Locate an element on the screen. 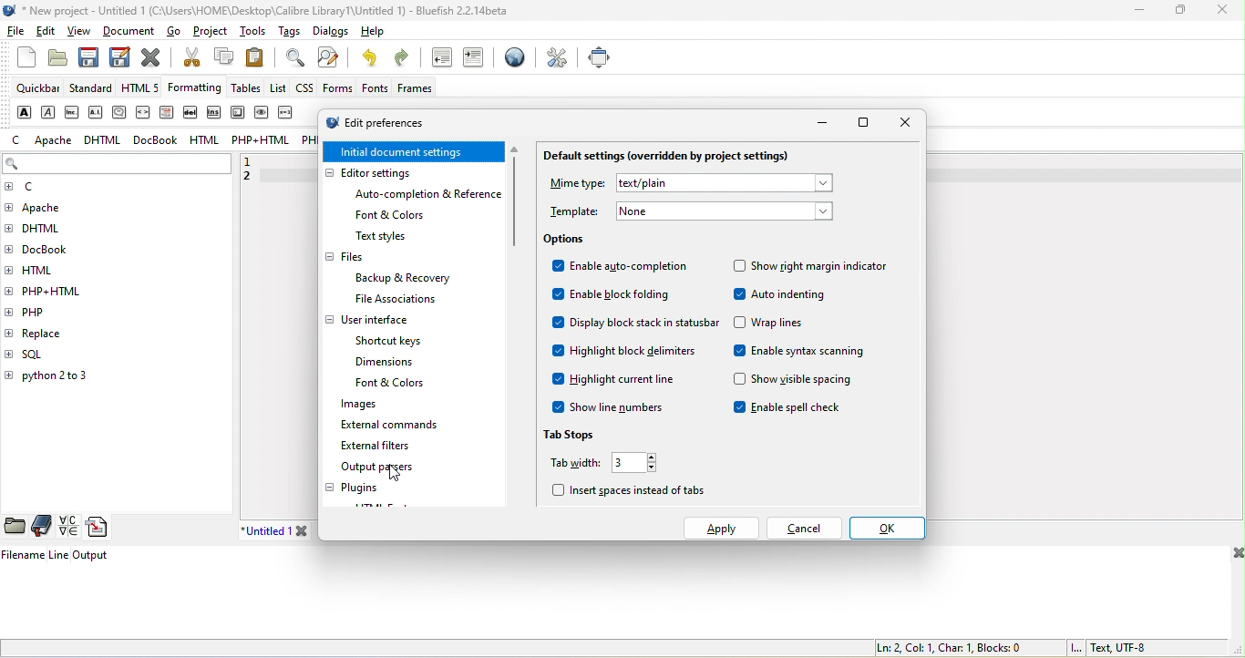  cursor movement is located at coordinates (397, 475).